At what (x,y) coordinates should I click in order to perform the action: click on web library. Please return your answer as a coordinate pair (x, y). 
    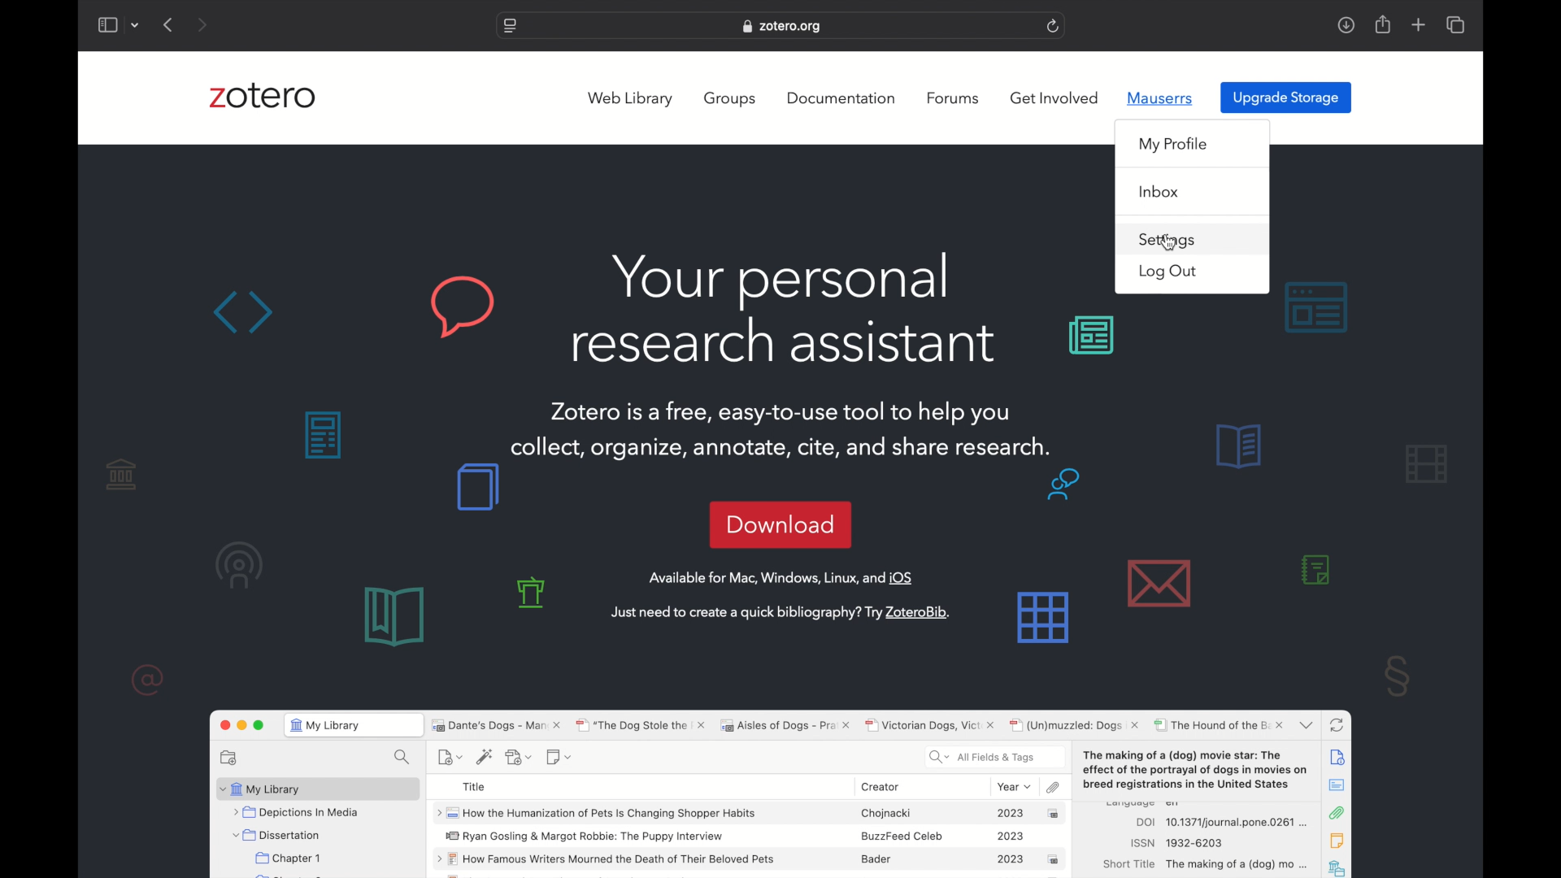
    Looking at the image, I should click on (630, 99).